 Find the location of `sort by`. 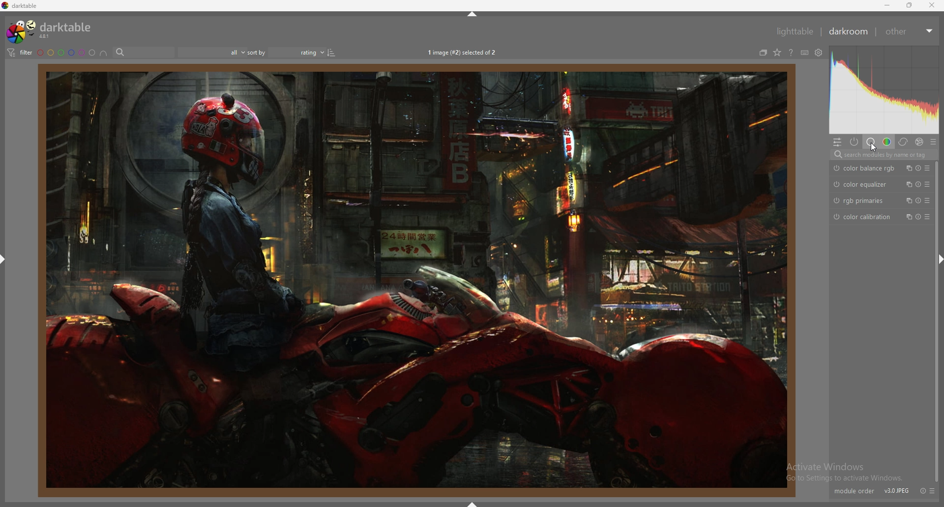

sort by is located at coordinates (257, 52).